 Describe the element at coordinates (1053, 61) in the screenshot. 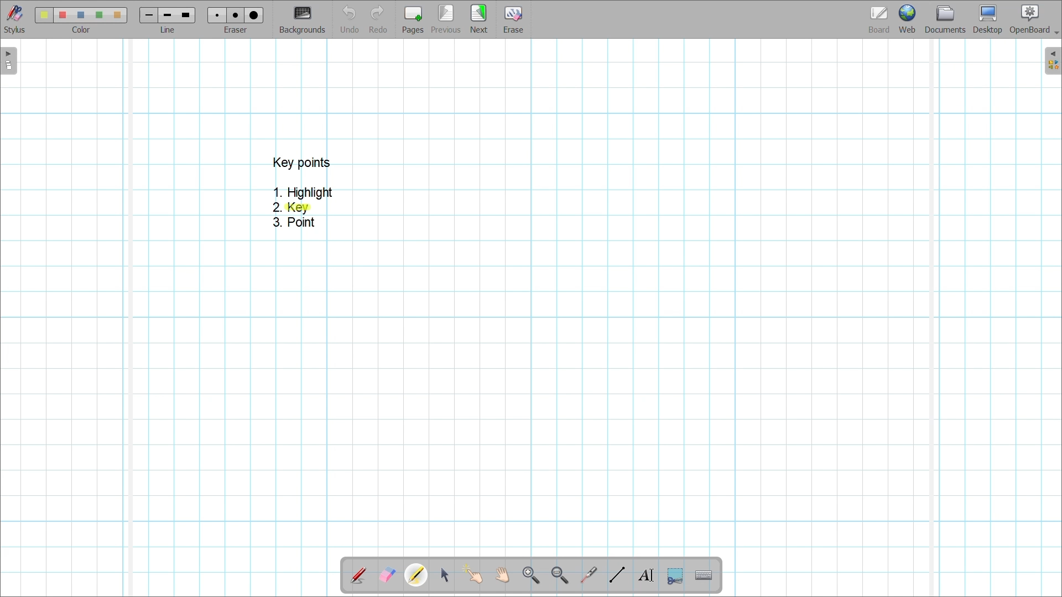

I see `Right sidebar` at that location.